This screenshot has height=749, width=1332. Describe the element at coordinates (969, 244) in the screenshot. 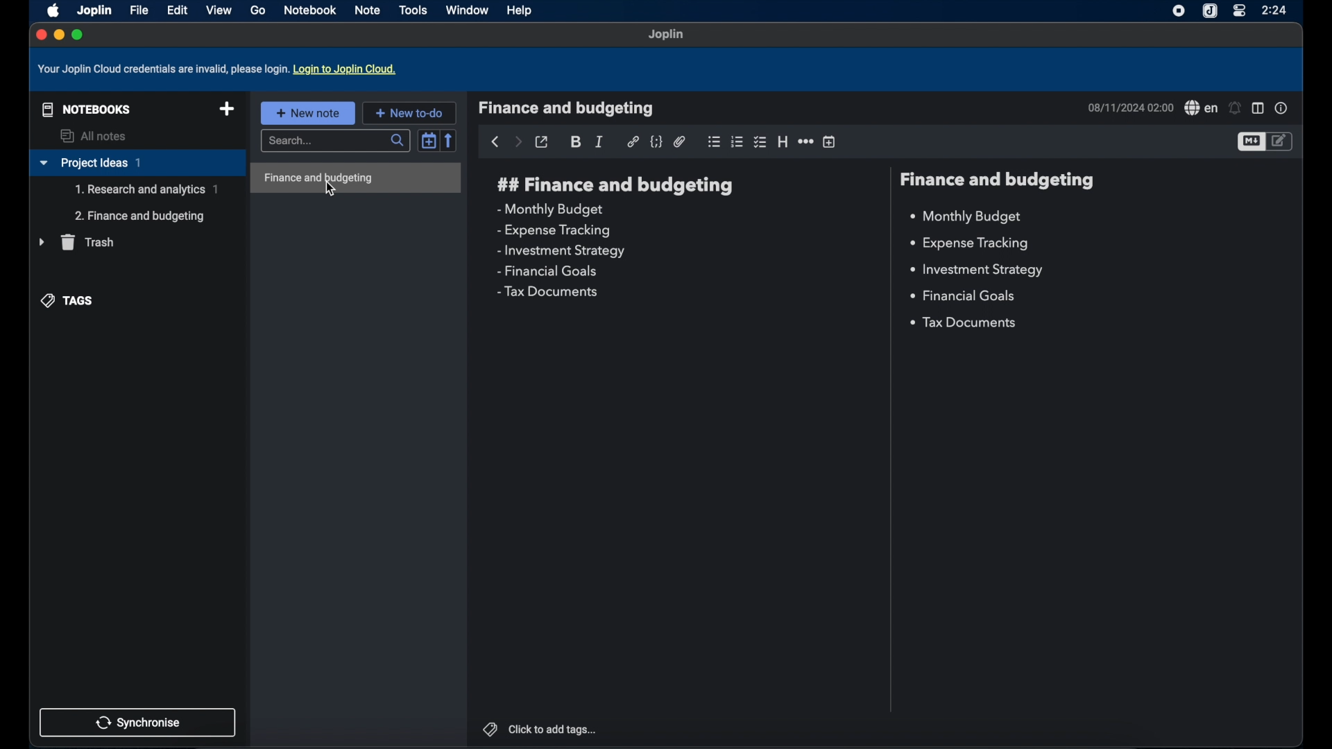

I see `expense tracking` at that location.